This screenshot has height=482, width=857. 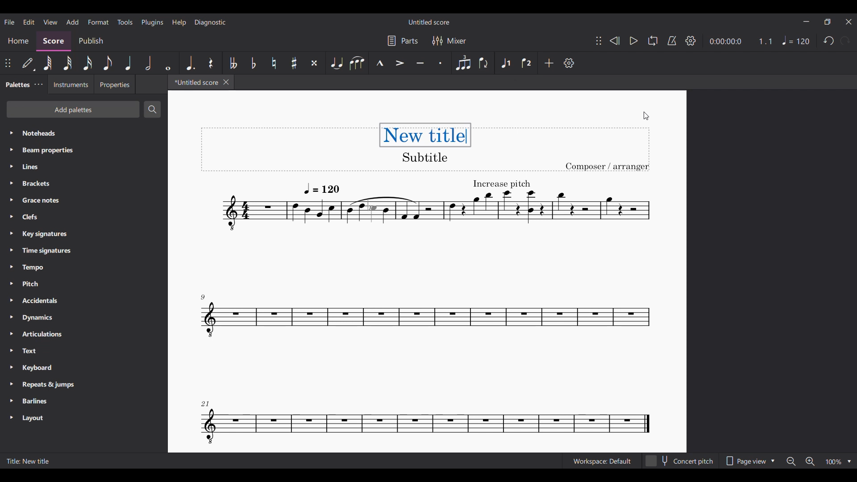 What do you see at coordinates (84, 334) in the screenshot?
I see `Articulations` at bounding box center [84, 334].